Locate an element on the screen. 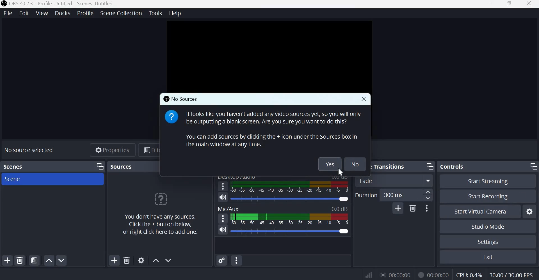 Image resolution: width=539 pixels, height=280 pixels. CPU Usage is located at coordinates (470, 274).